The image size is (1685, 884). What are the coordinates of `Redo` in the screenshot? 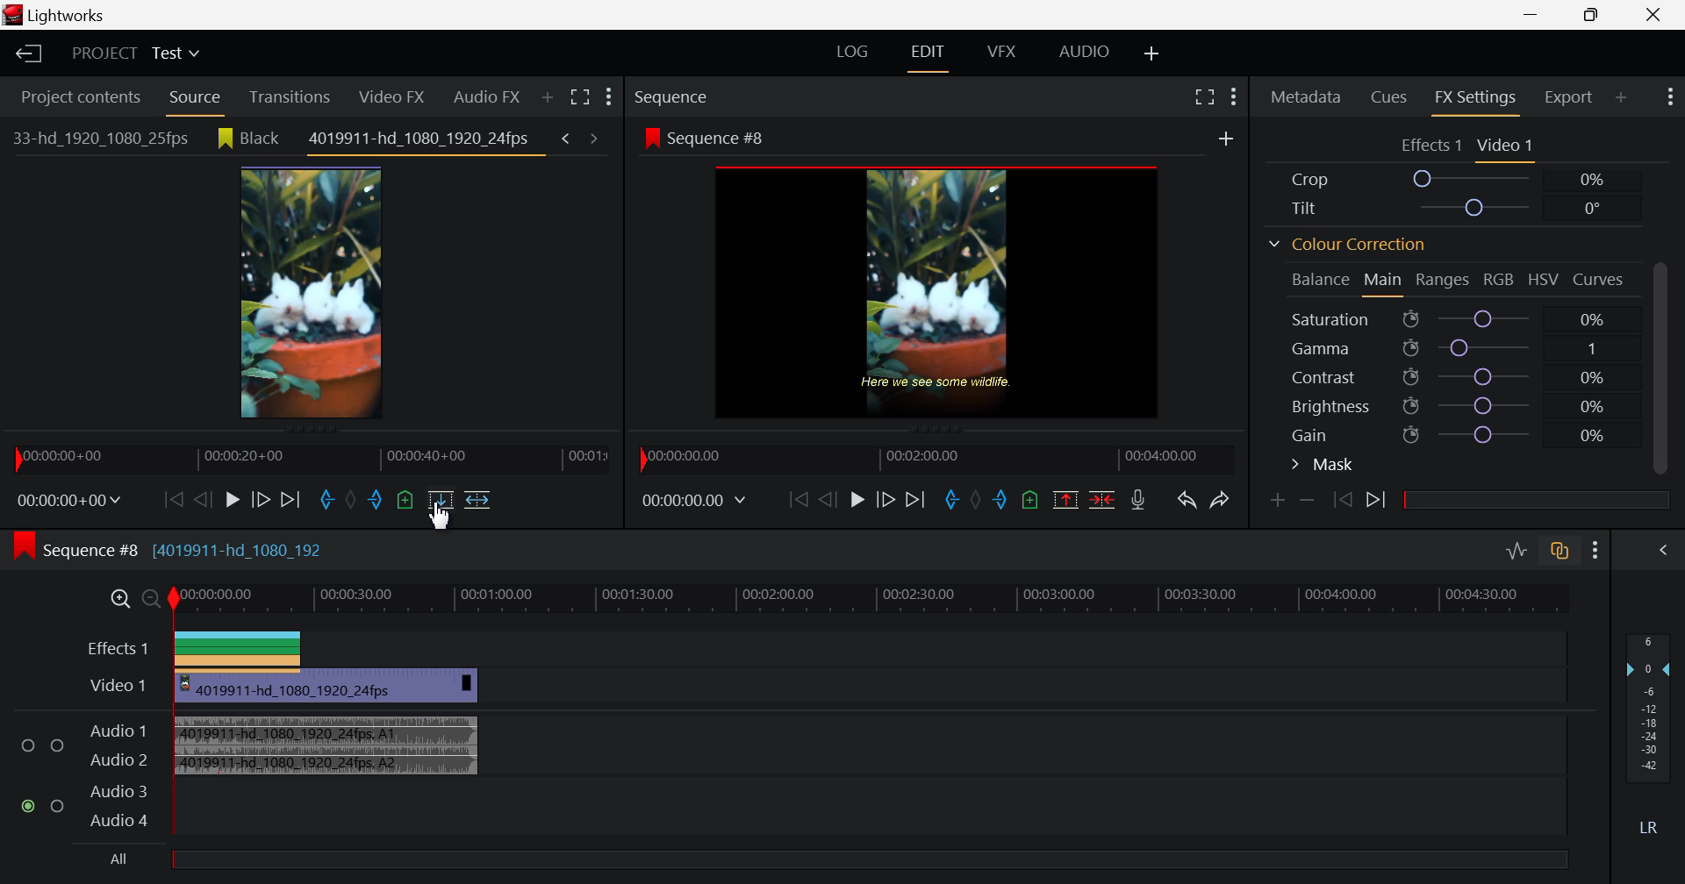 It's located at (1223, 500).